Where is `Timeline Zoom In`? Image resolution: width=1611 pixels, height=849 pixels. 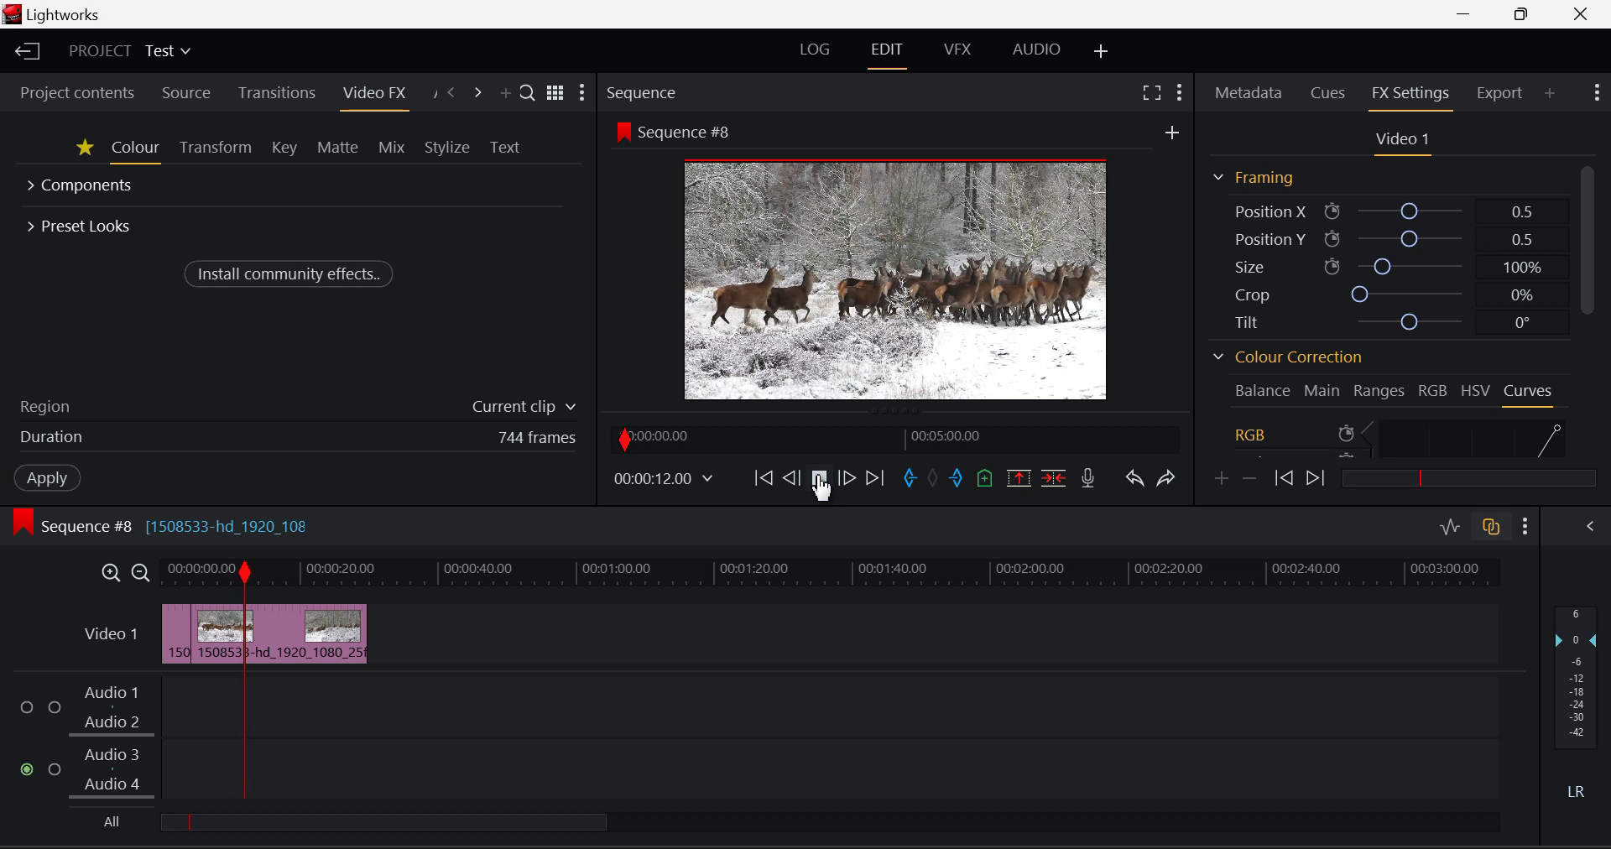
Timeline Zoom In is located at coordinates (110, 575).